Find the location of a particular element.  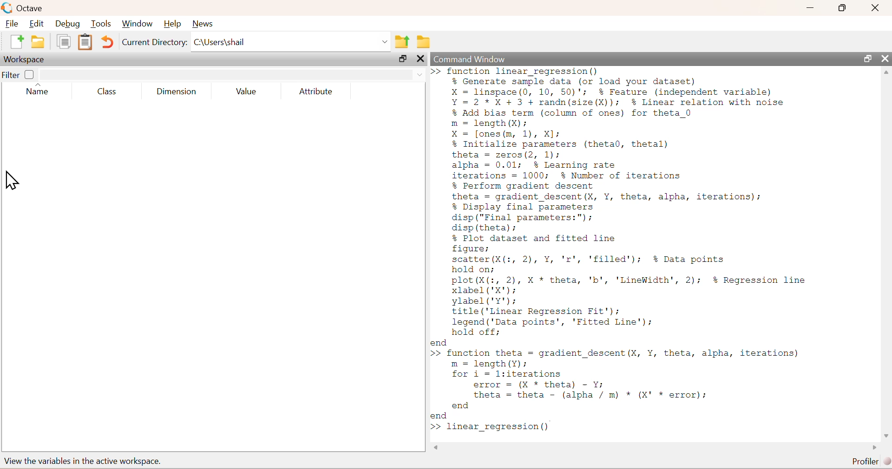

Help is located at coordinates (172, 23).